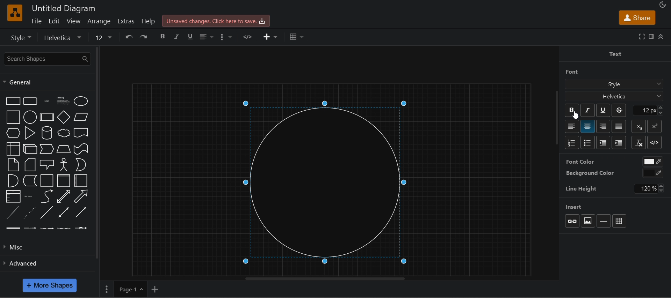  Describe the element at coordinates (603, 110) in the screenshot. I see `underline` at that location.